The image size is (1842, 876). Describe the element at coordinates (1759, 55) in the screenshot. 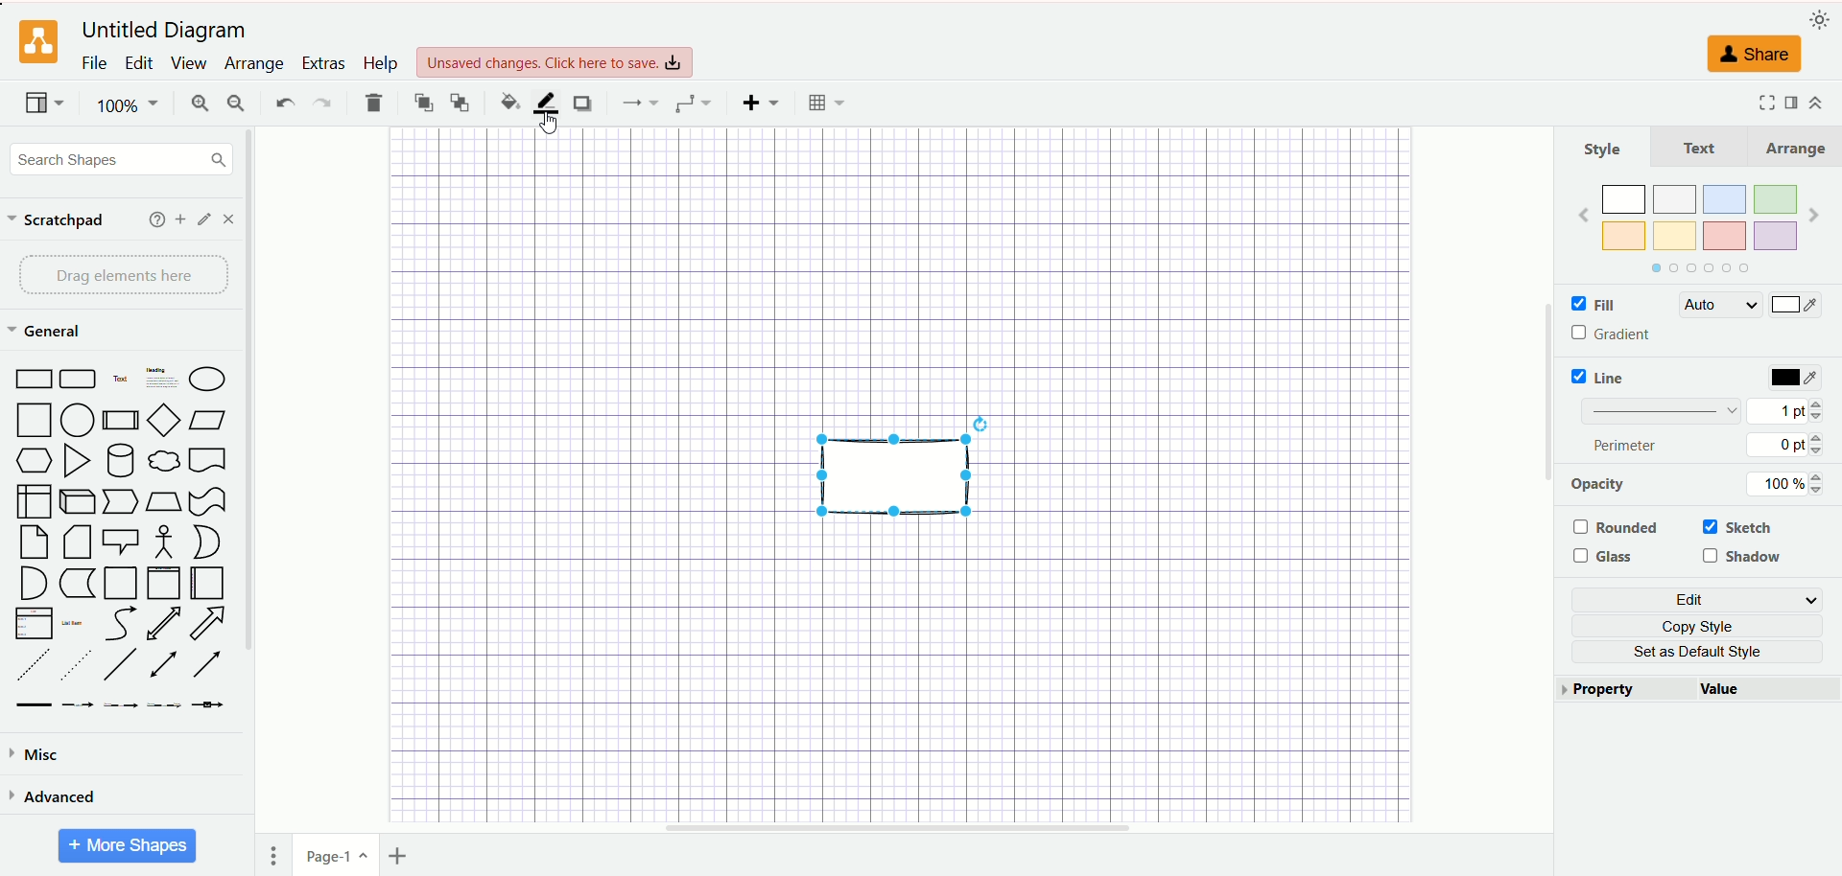

I see `share` at that location.